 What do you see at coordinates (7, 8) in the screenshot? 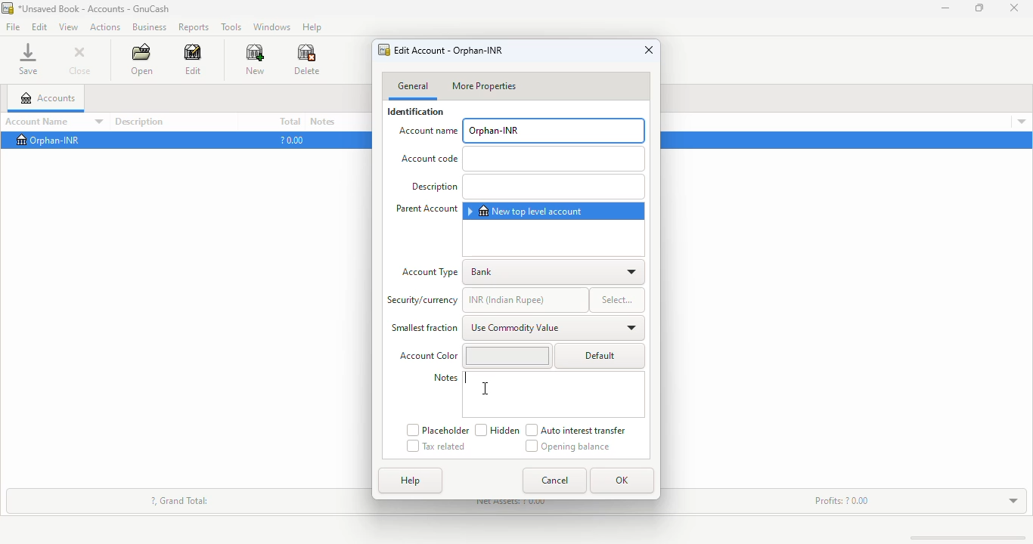
I see `logo` at bounding box center [7, 8].